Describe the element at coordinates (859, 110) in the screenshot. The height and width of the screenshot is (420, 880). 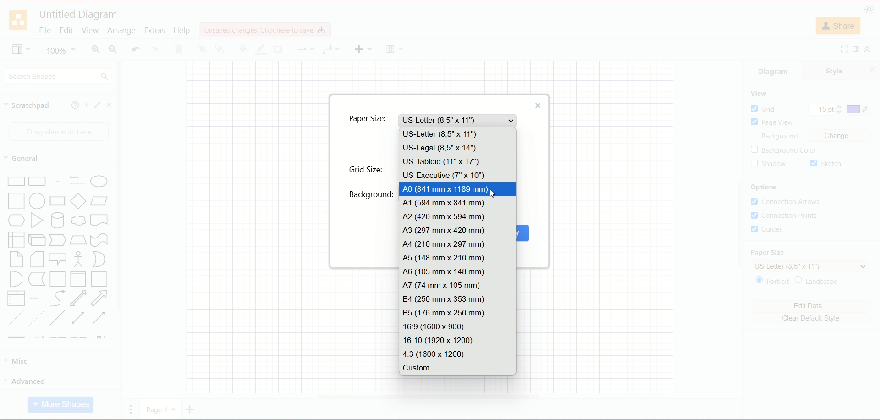
I see `color` at that location.